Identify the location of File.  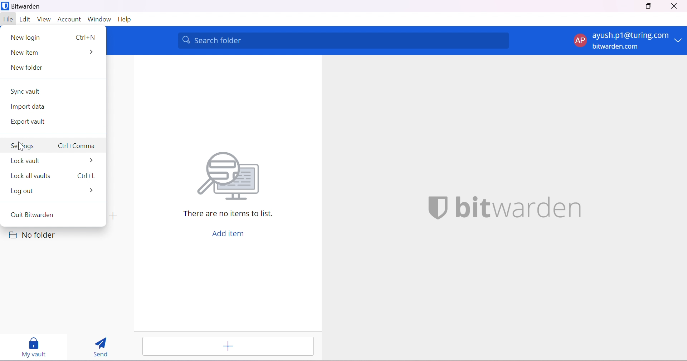
(8, 20).